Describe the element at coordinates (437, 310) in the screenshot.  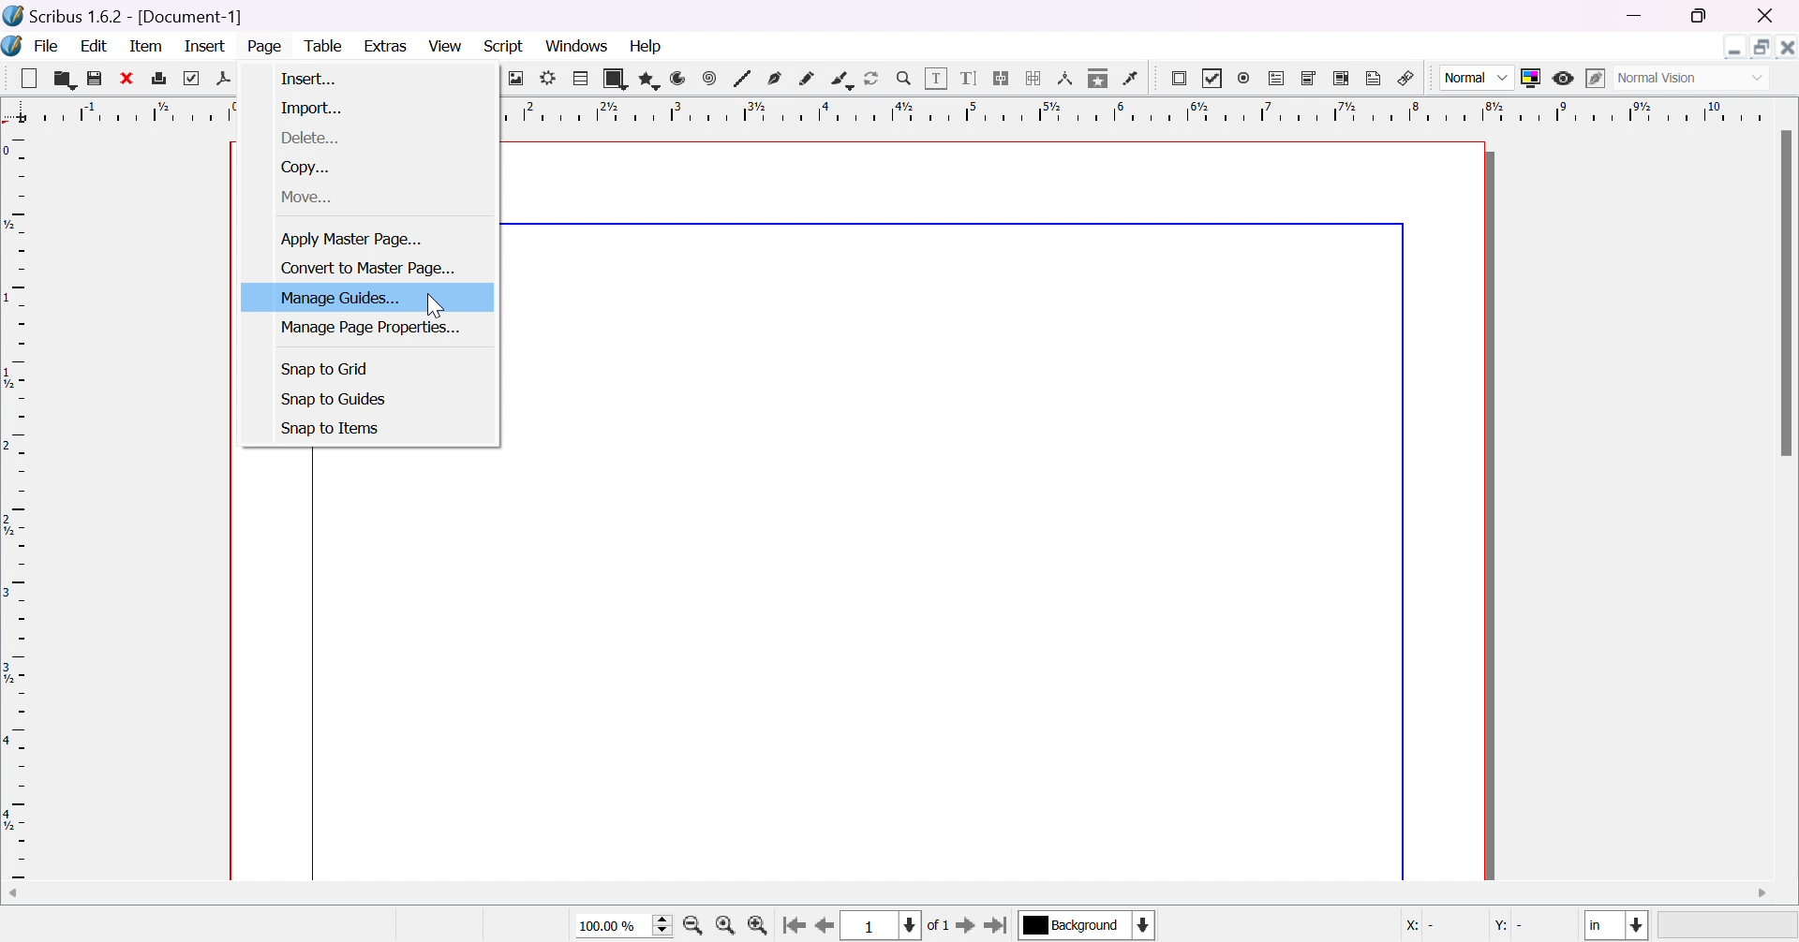
I see `Cursor` at that location.